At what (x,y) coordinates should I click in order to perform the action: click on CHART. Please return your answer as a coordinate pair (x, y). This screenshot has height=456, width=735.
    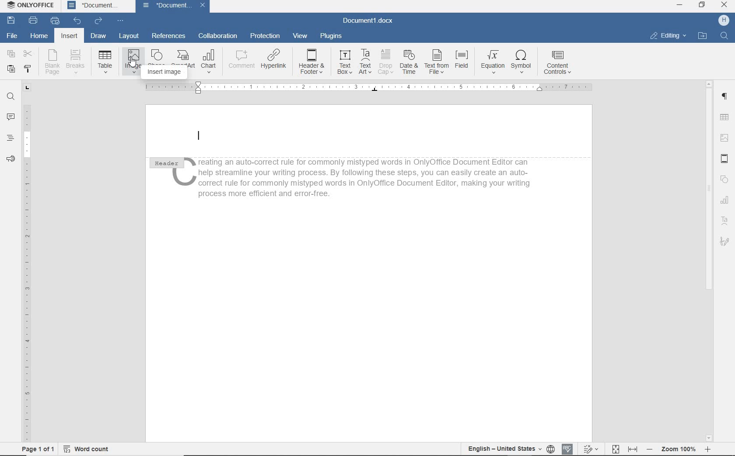
    Looking at the image, I should click on (210, 63).